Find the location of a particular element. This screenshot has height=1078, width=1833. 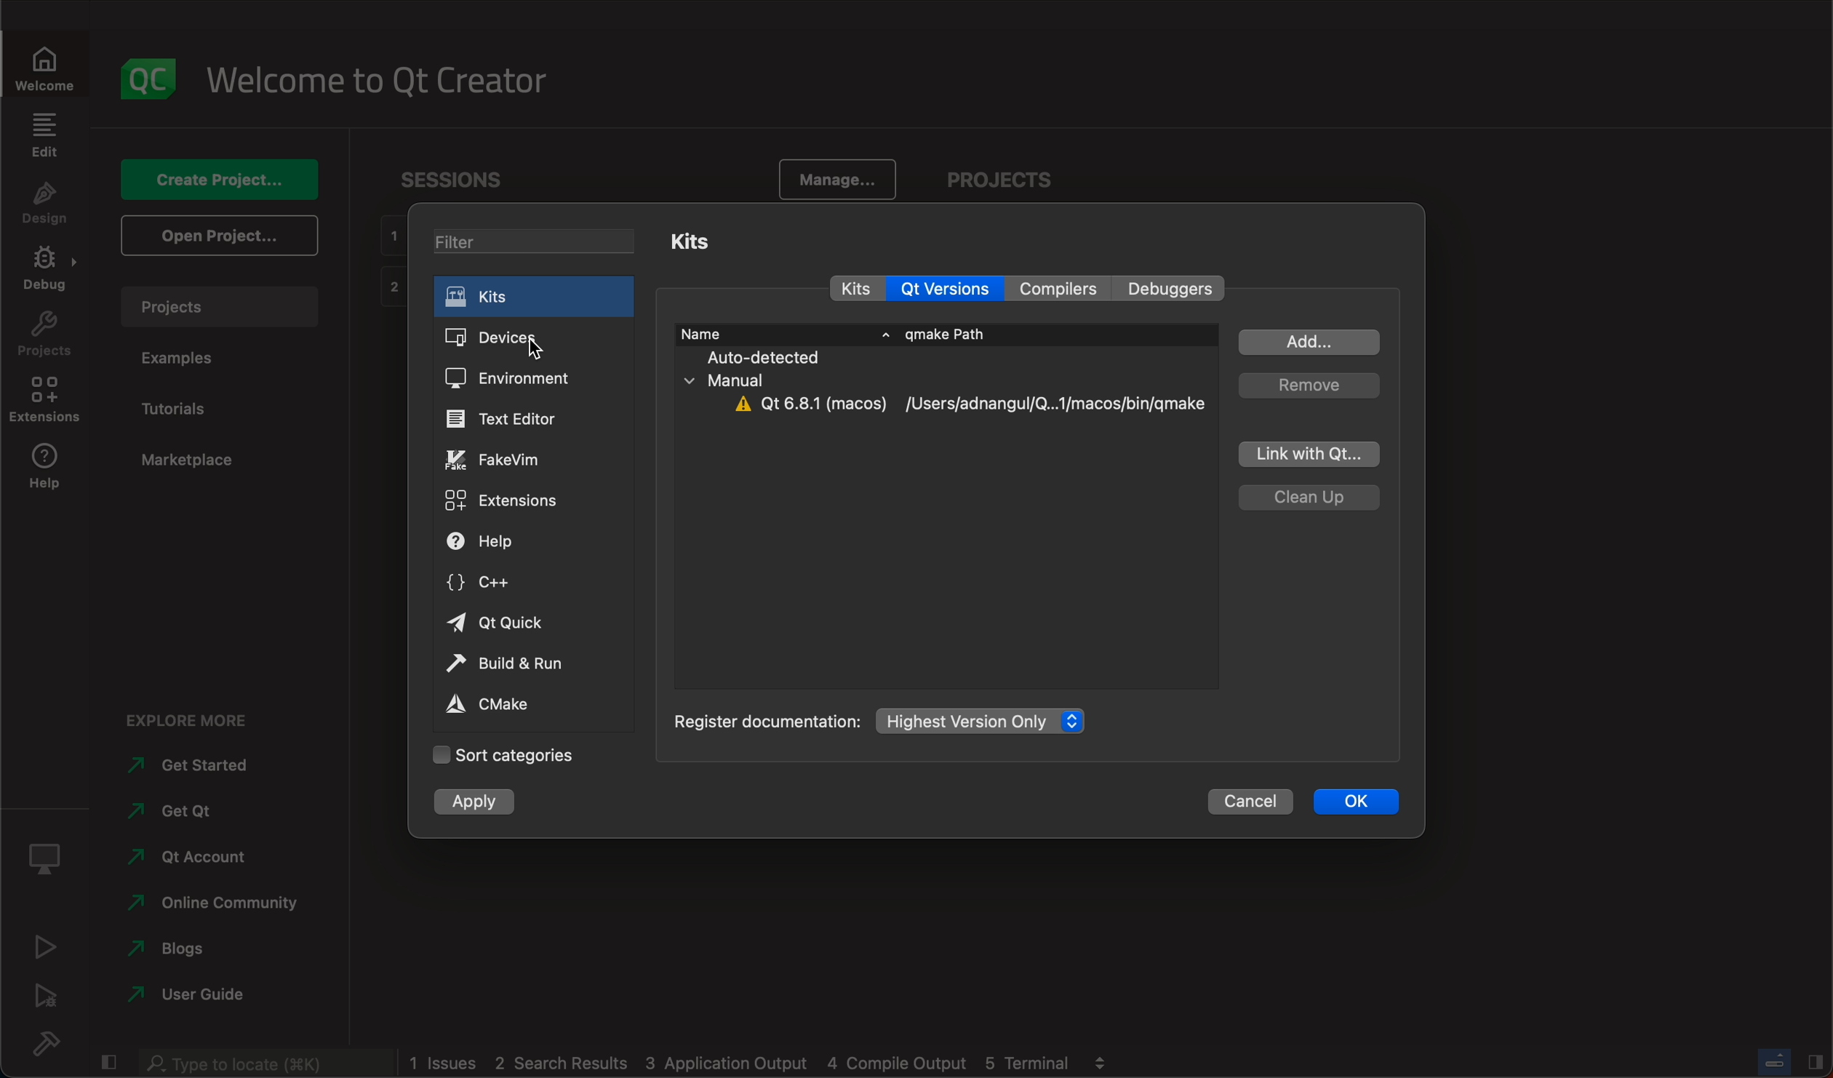

get qt is located at coordinates (210, 812).